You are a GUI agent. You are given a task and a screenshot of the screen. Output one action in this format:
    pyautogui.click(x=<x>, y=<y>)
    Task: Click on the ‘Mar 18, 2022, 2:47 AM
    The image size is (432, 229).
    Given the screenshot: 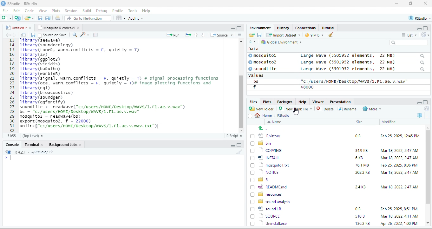 What is the action you would take?
    pyautogui.click(x=399, y=173)
    